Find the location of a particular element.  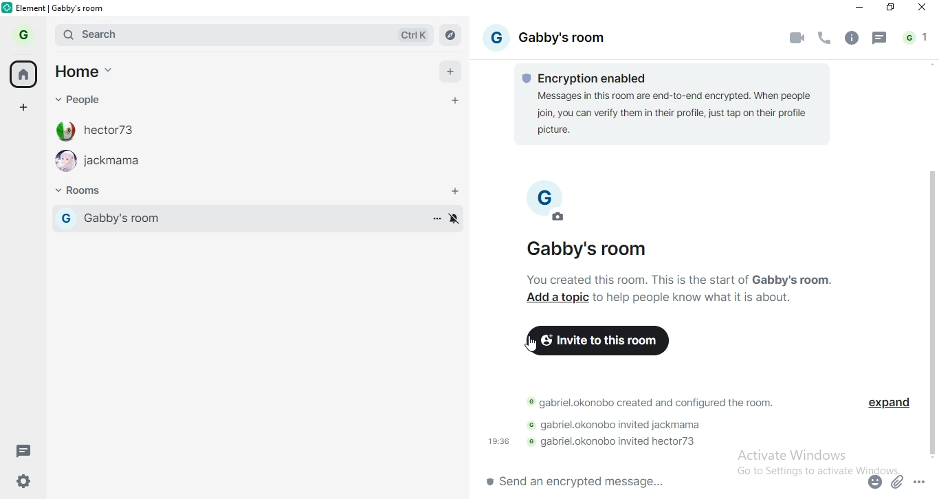

invite to this room is located at coordinates (597, 341).